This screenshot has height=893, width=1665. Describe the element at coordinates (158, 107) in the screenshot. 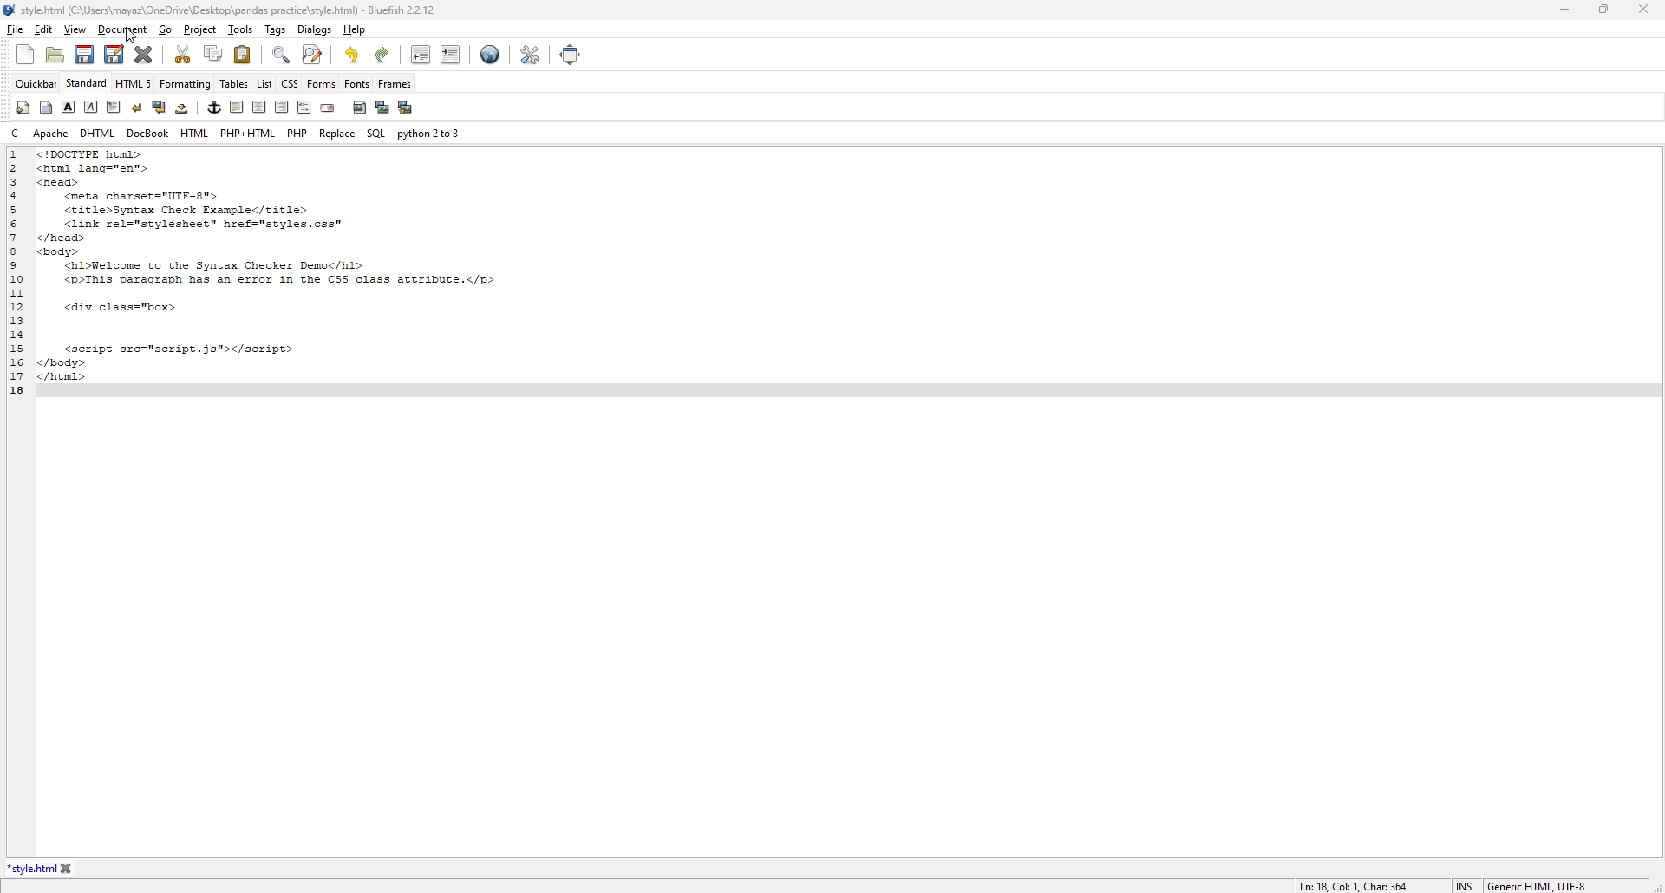

I see `break and clear` at that location.